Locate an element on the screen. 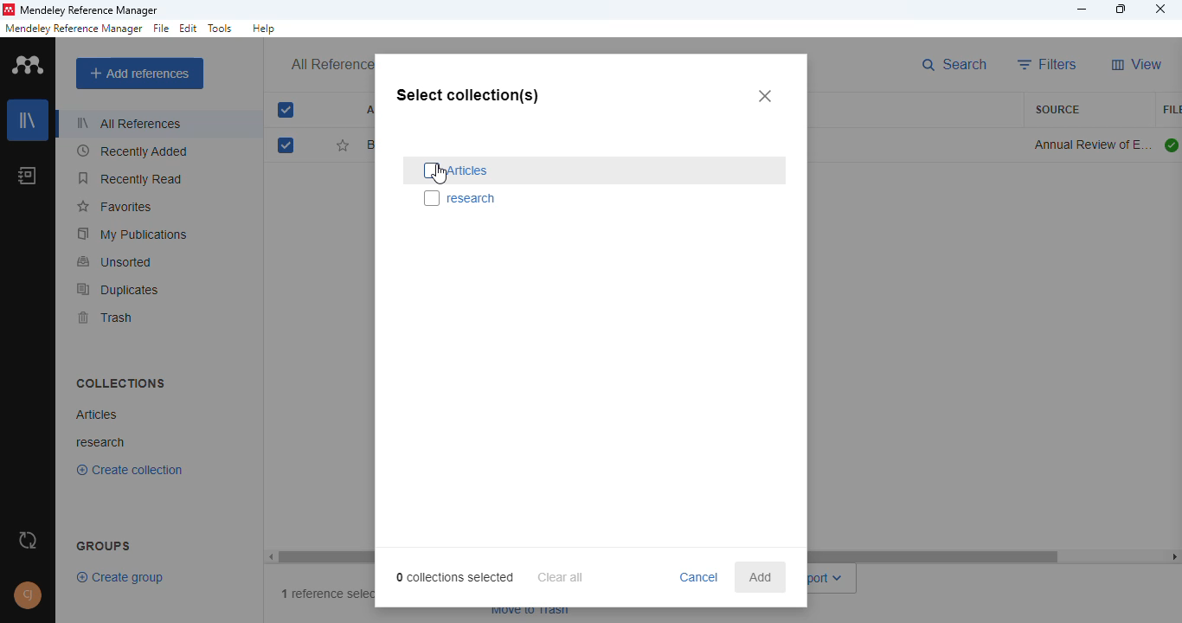 The height and width of the screenshot is (623, 1182). select is located at coordinates (431, 170).